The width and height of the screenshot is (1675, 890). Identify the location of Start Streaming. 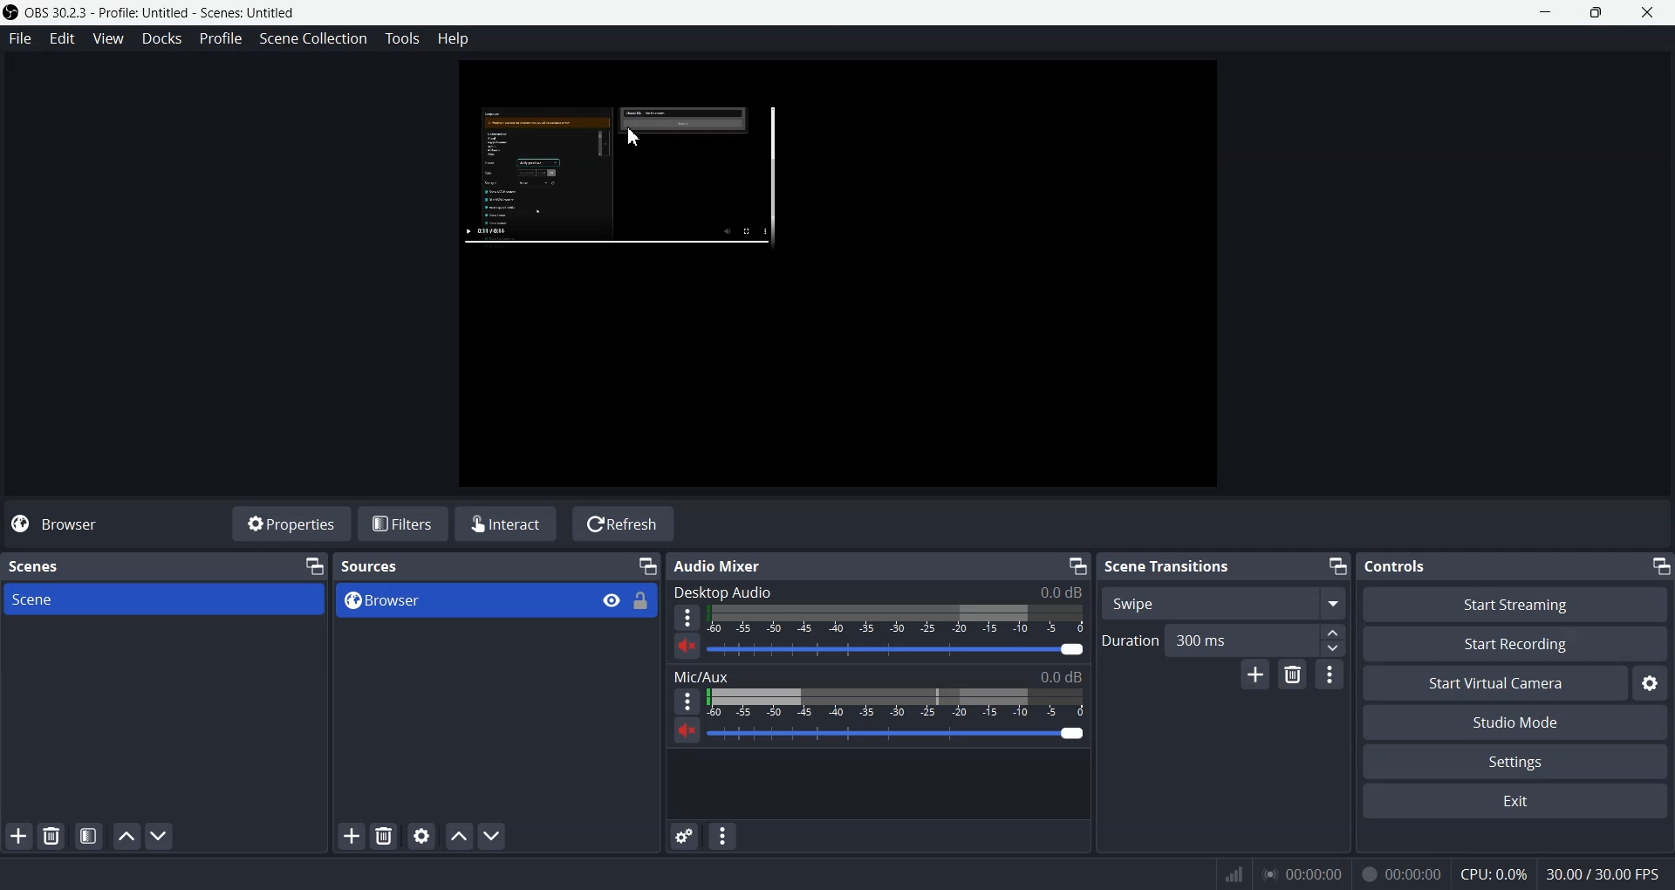
(1515, 604).